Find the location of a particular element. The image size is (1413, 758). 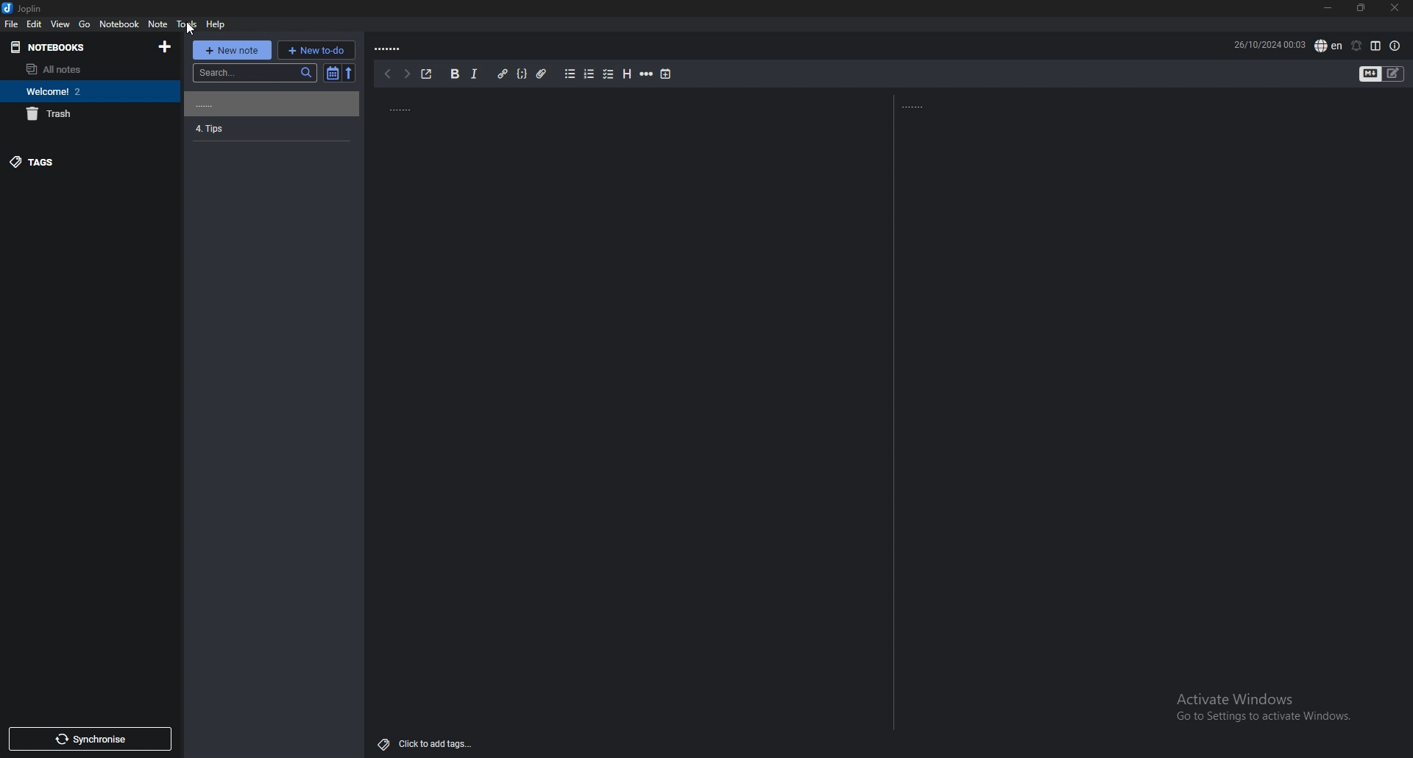

spell check is located at coordinates (1328, 45).